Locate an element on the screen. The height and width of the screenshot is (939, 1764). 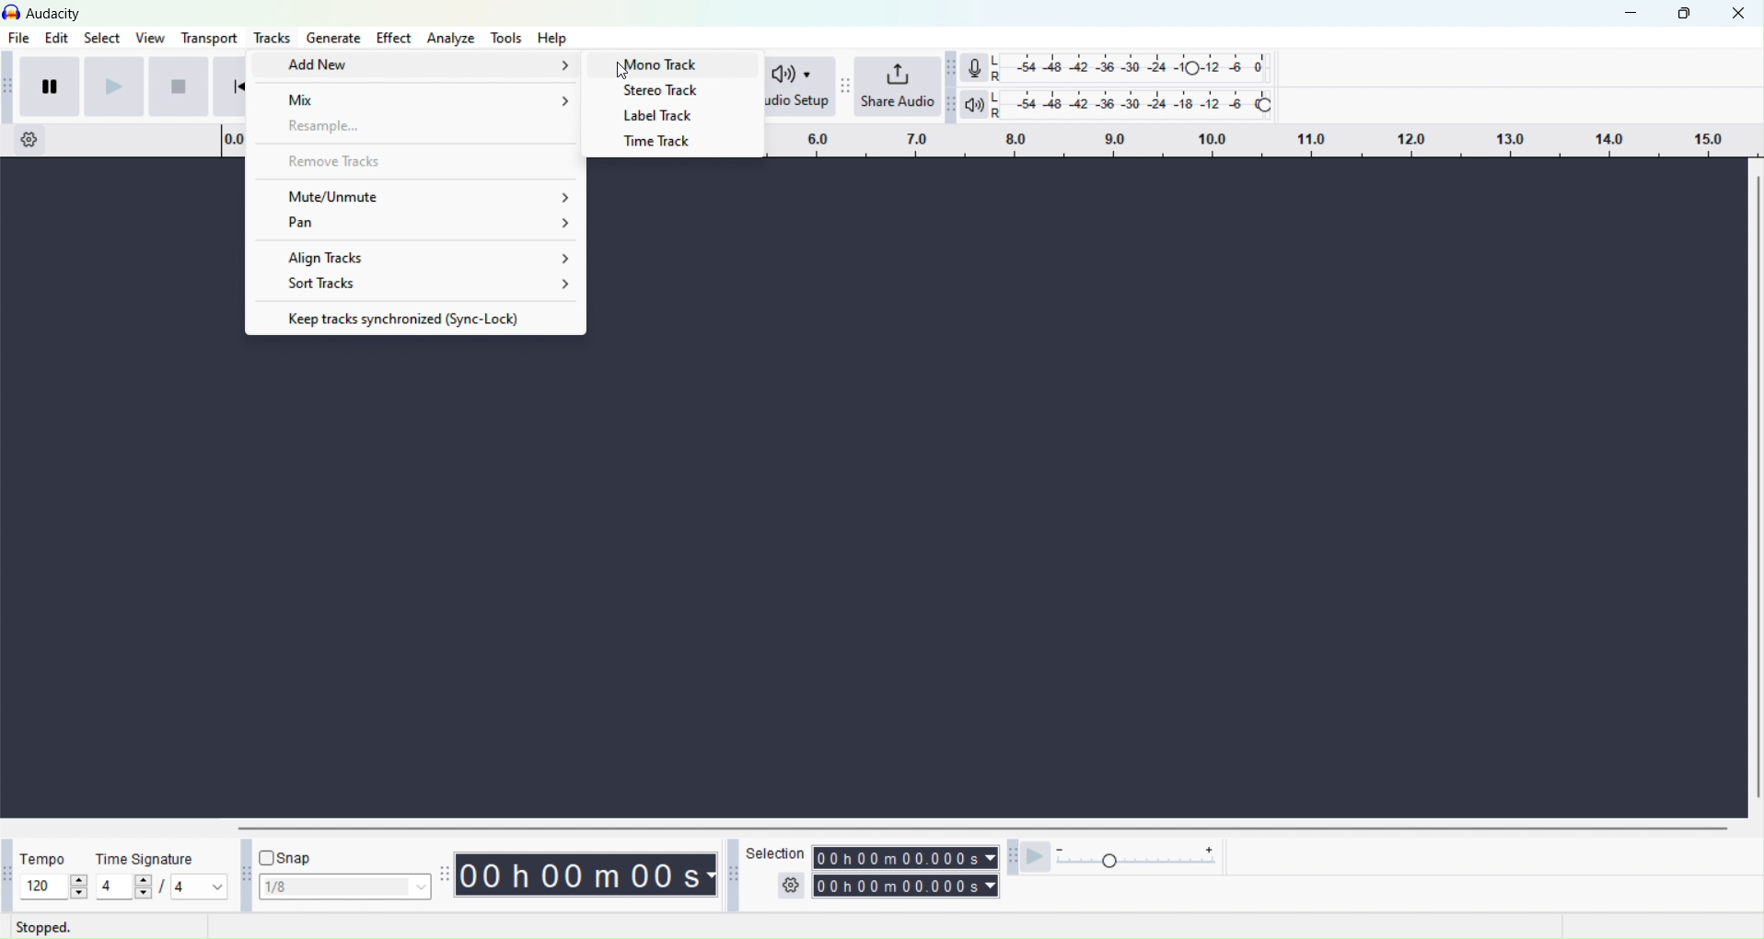
Mute/unmute is located at coordinates (416, 193).